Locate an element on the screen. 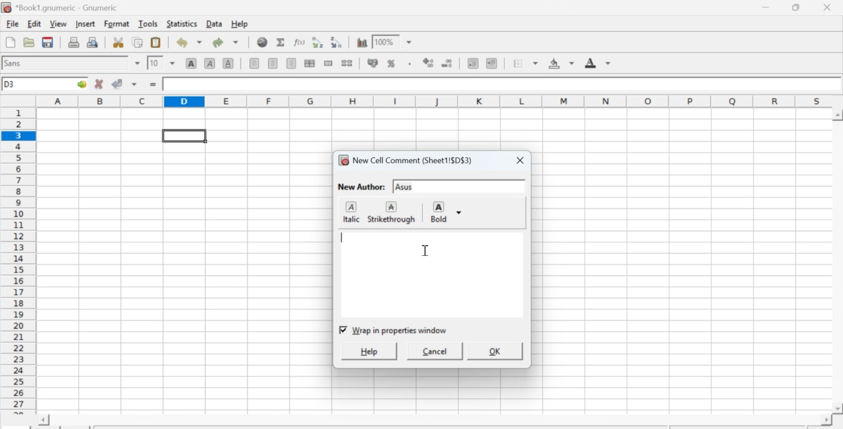  scroll up is located at coordinates (838, 115).